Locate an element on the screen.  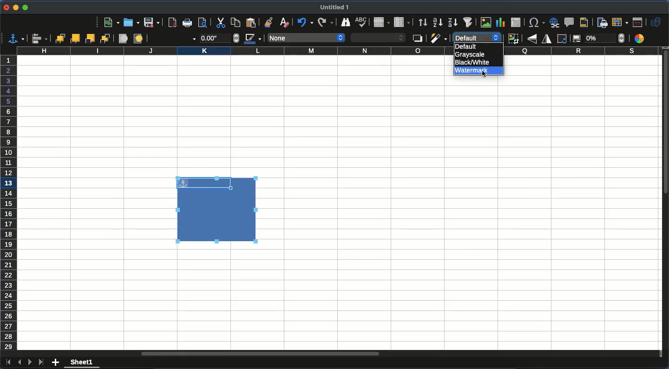
autofilter is located at coordinates (470, 22).